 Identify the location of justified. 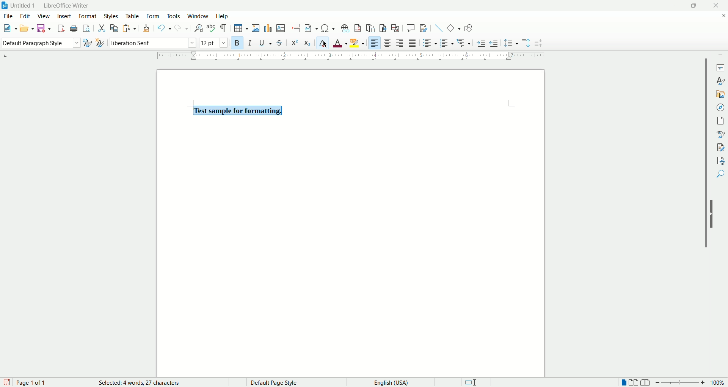
(412, 44).